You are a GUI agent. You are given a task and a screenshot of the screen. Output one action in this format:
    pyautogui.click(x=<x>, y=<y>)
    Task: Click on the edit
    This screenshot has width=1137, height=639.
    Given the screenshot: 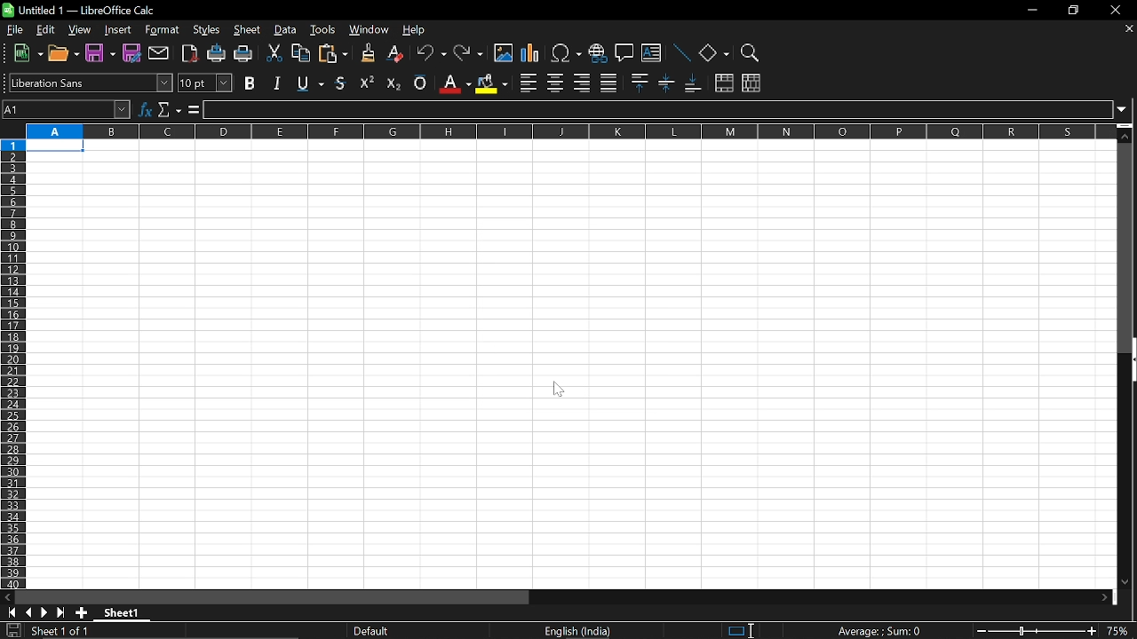 What is the action you would take?
    pyautogui.click(x=45, y=30)
    